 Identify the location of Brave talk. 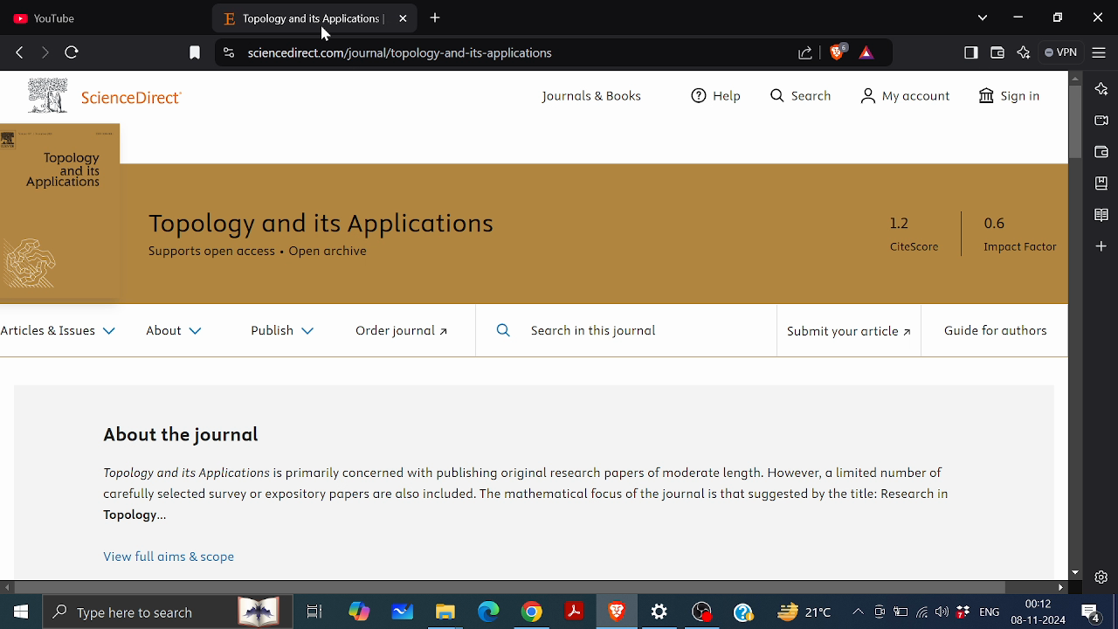
(1100, 120).